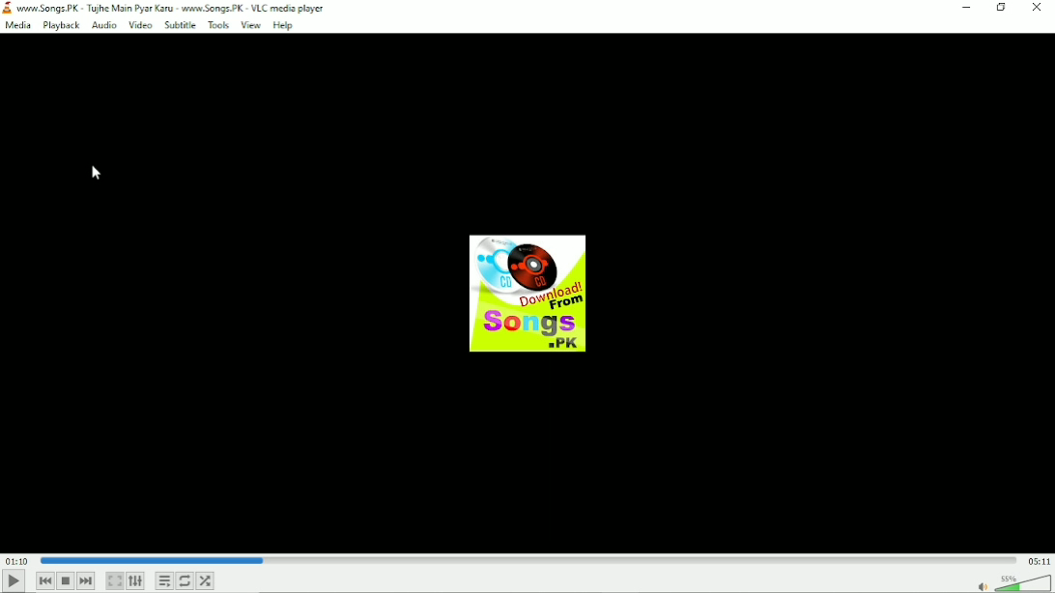 The image size is (1055, 593). Describe the element at coordinates (968, 8) in the screenshot. I see `Minimize` at that location.